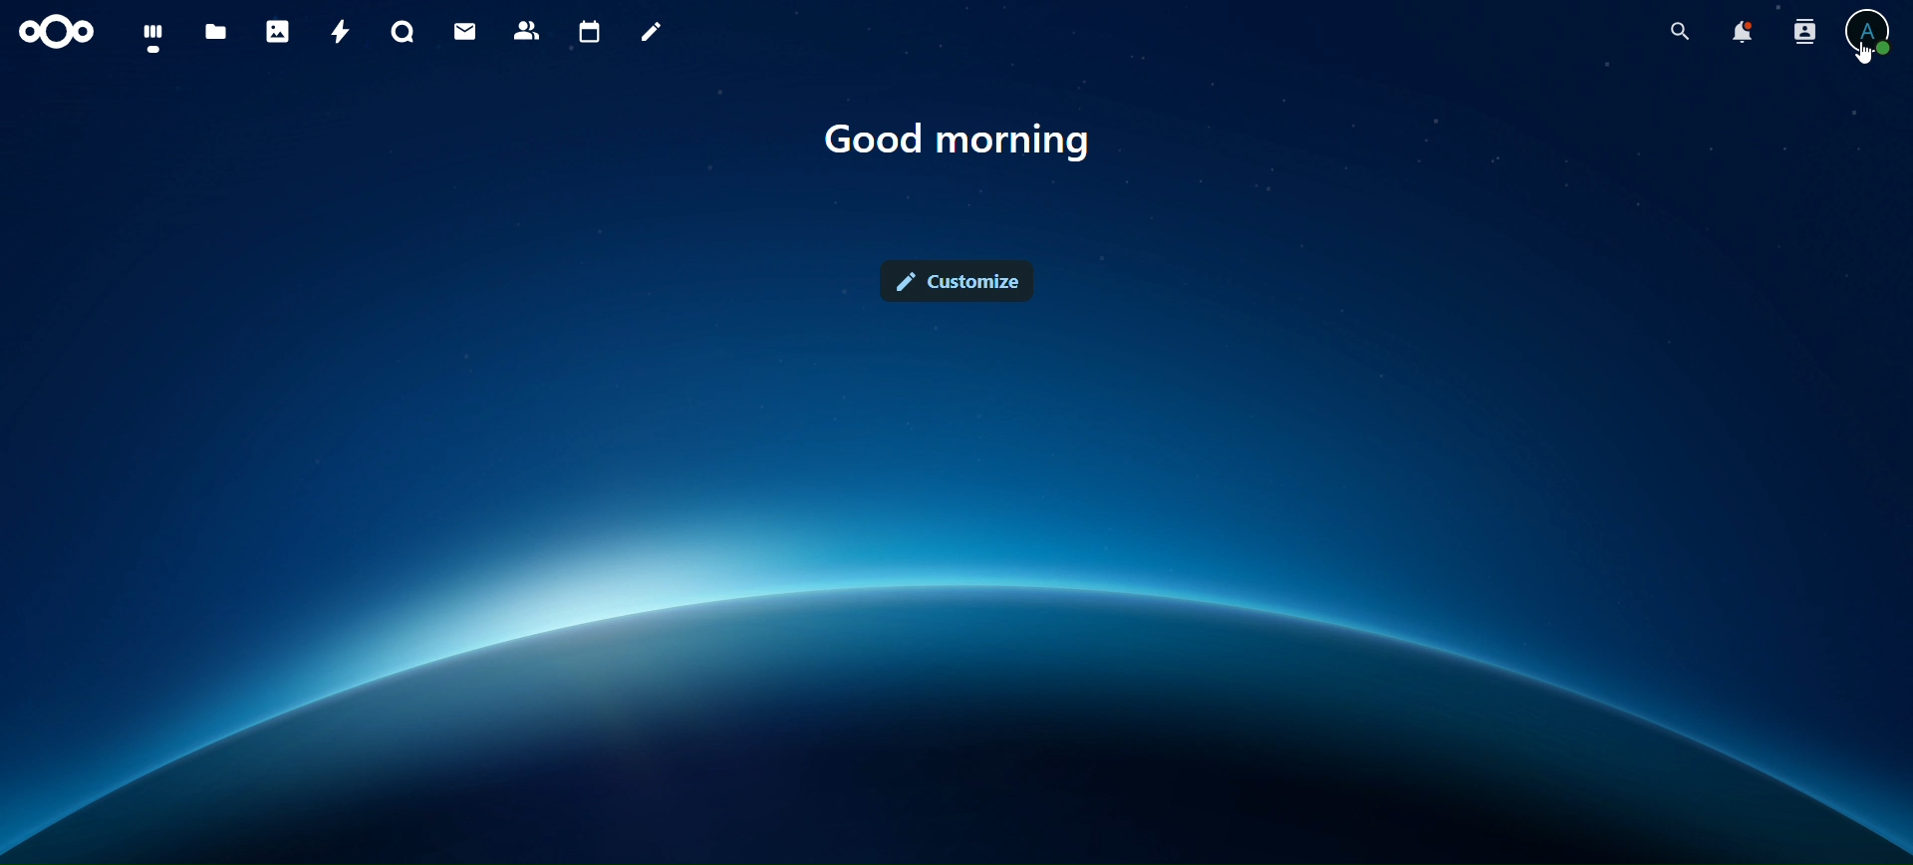 The width and height of the screenshot is (1913, 865). I want to click on notifications, so click(1733, 30).